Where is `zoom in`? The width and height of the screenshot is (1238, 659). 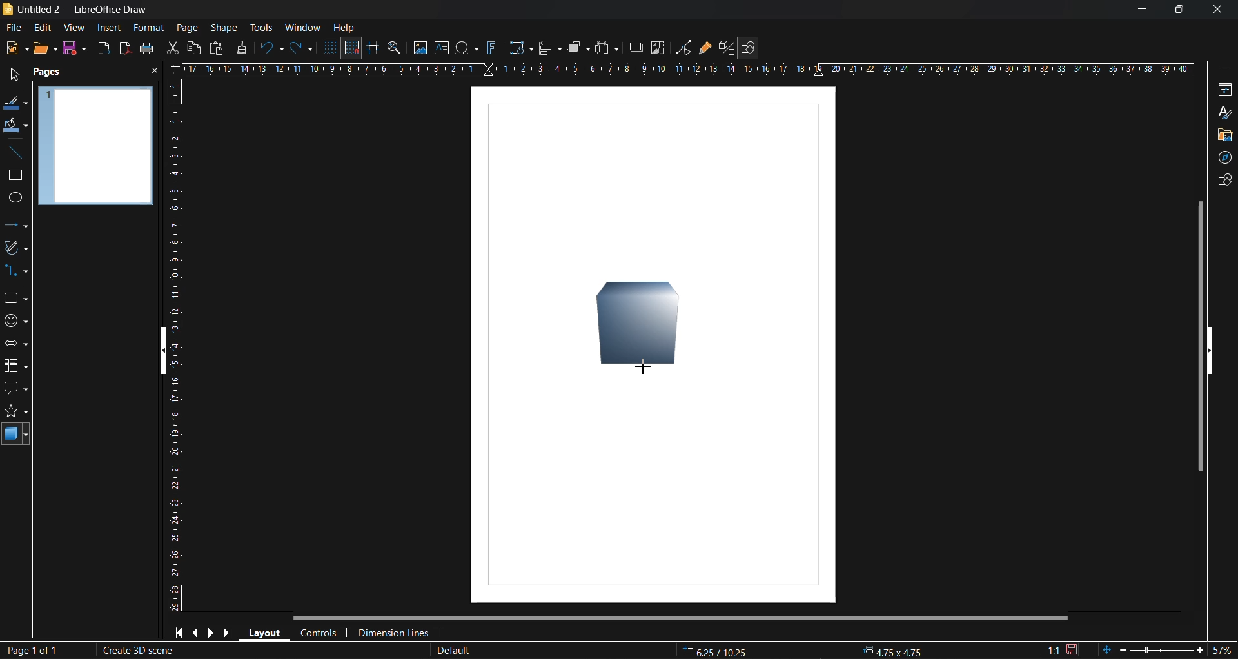
zoom in is located at coordinates (1200, 651).